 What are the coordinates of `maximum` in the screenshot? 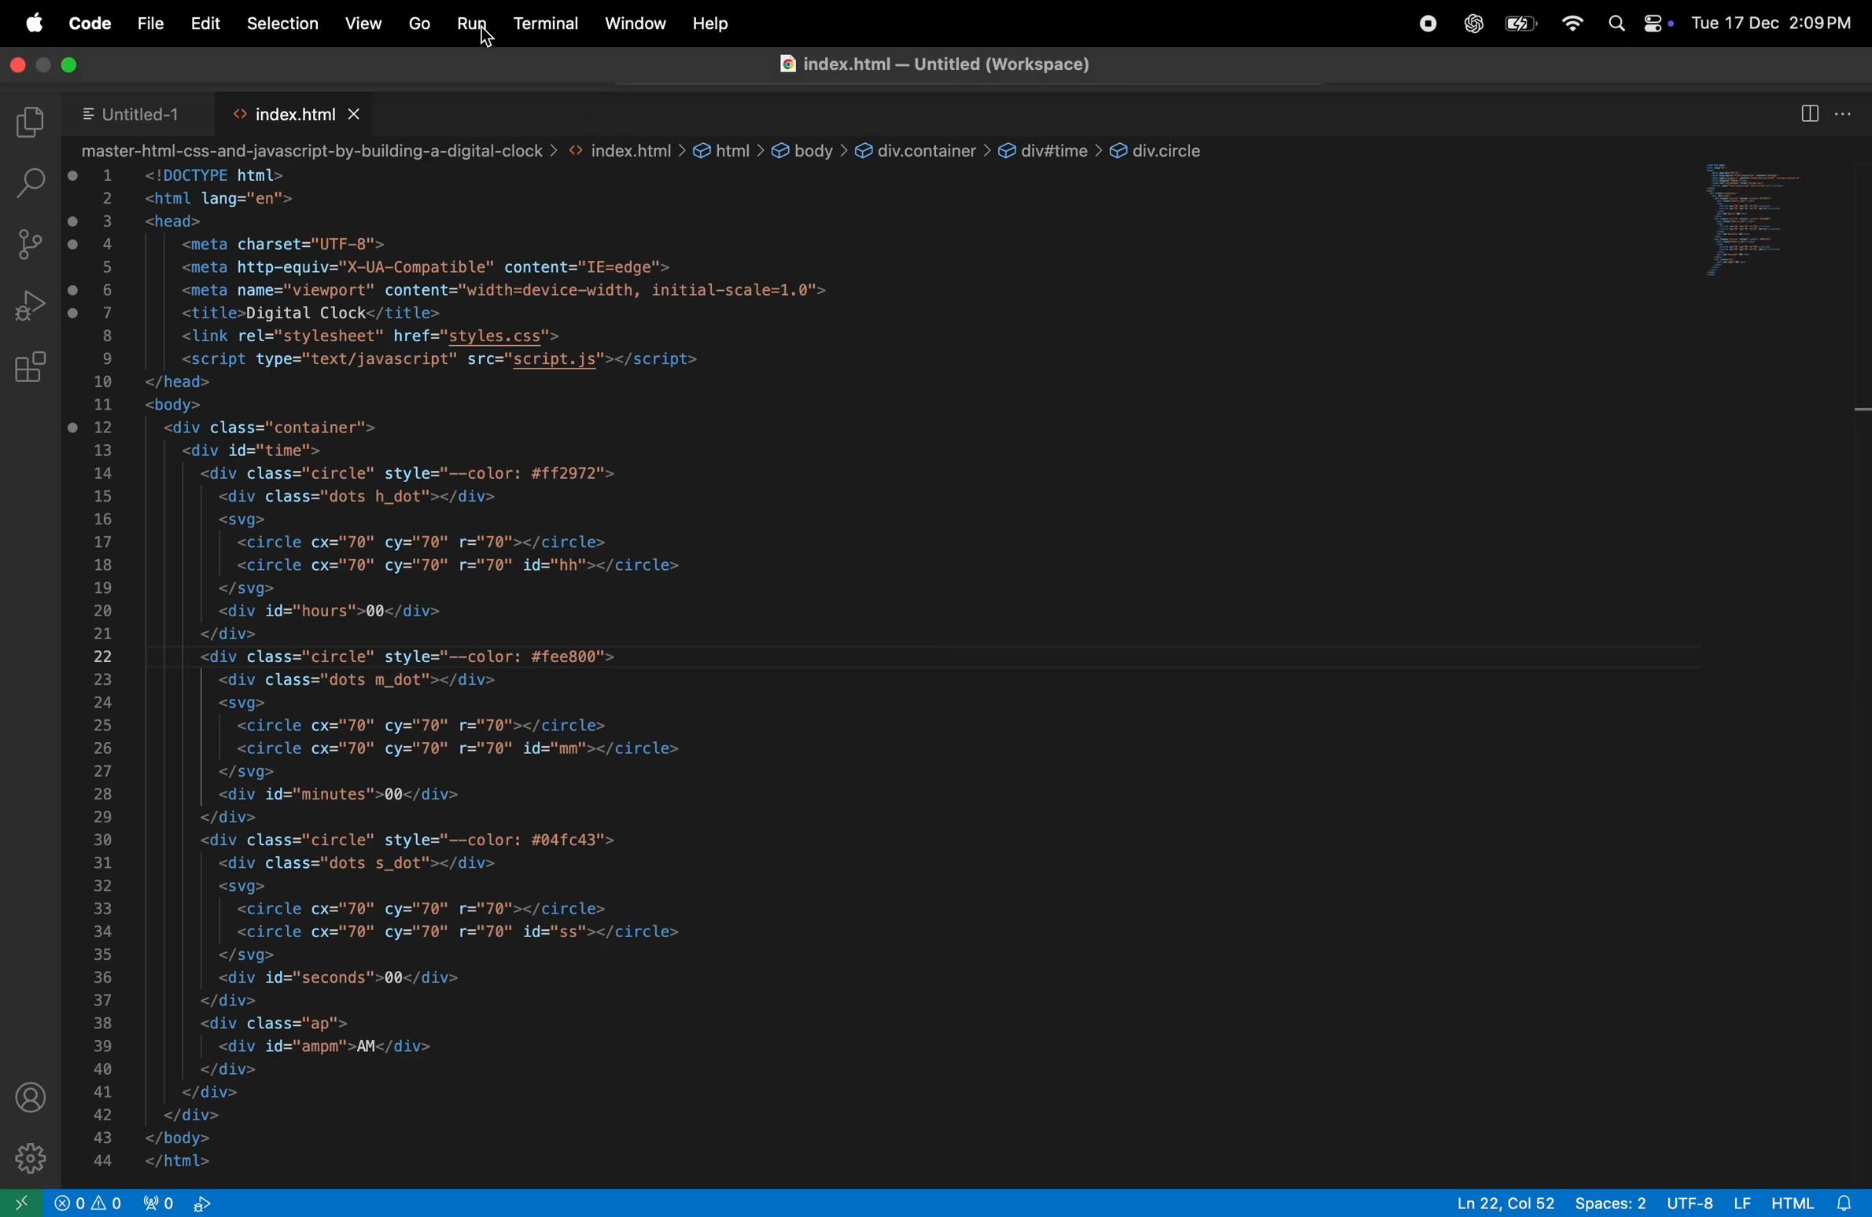 It's located at (67, 64).